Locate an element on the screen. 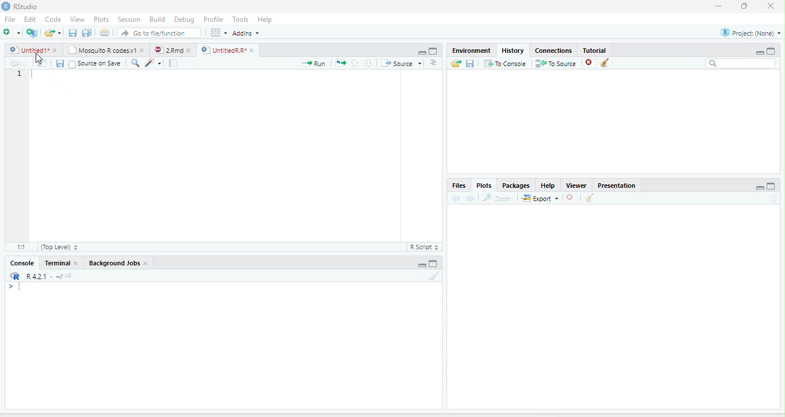 Image resolution: width=785 pixels, height=417 pixels. Maximize is located at coordinates (771, 51).